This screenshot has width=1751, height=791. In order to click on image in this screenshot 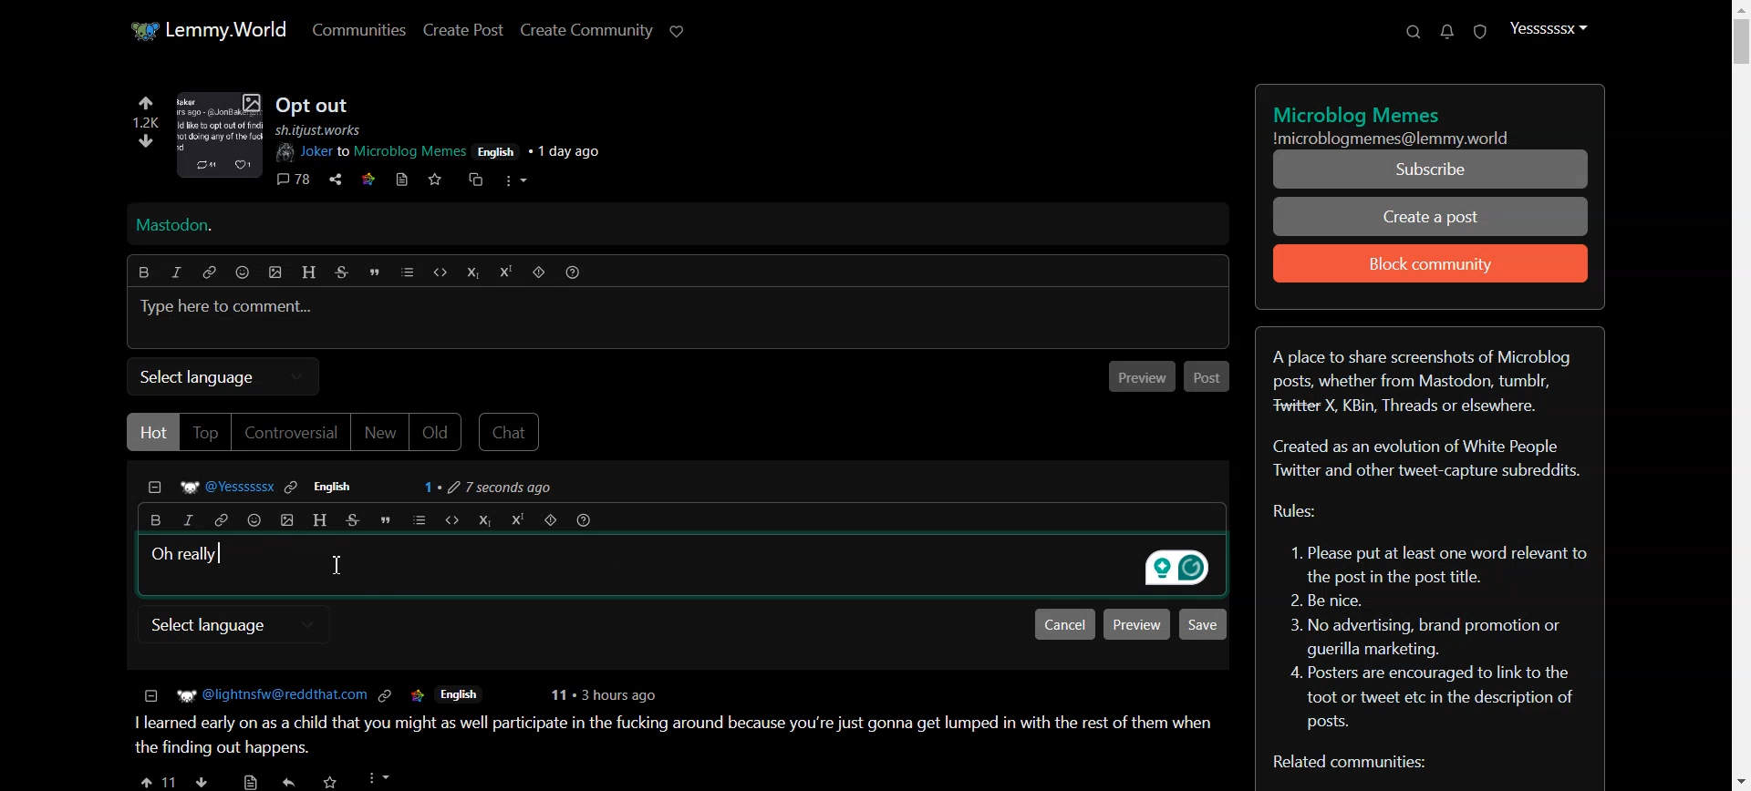, I will do `click(223, 135)`.